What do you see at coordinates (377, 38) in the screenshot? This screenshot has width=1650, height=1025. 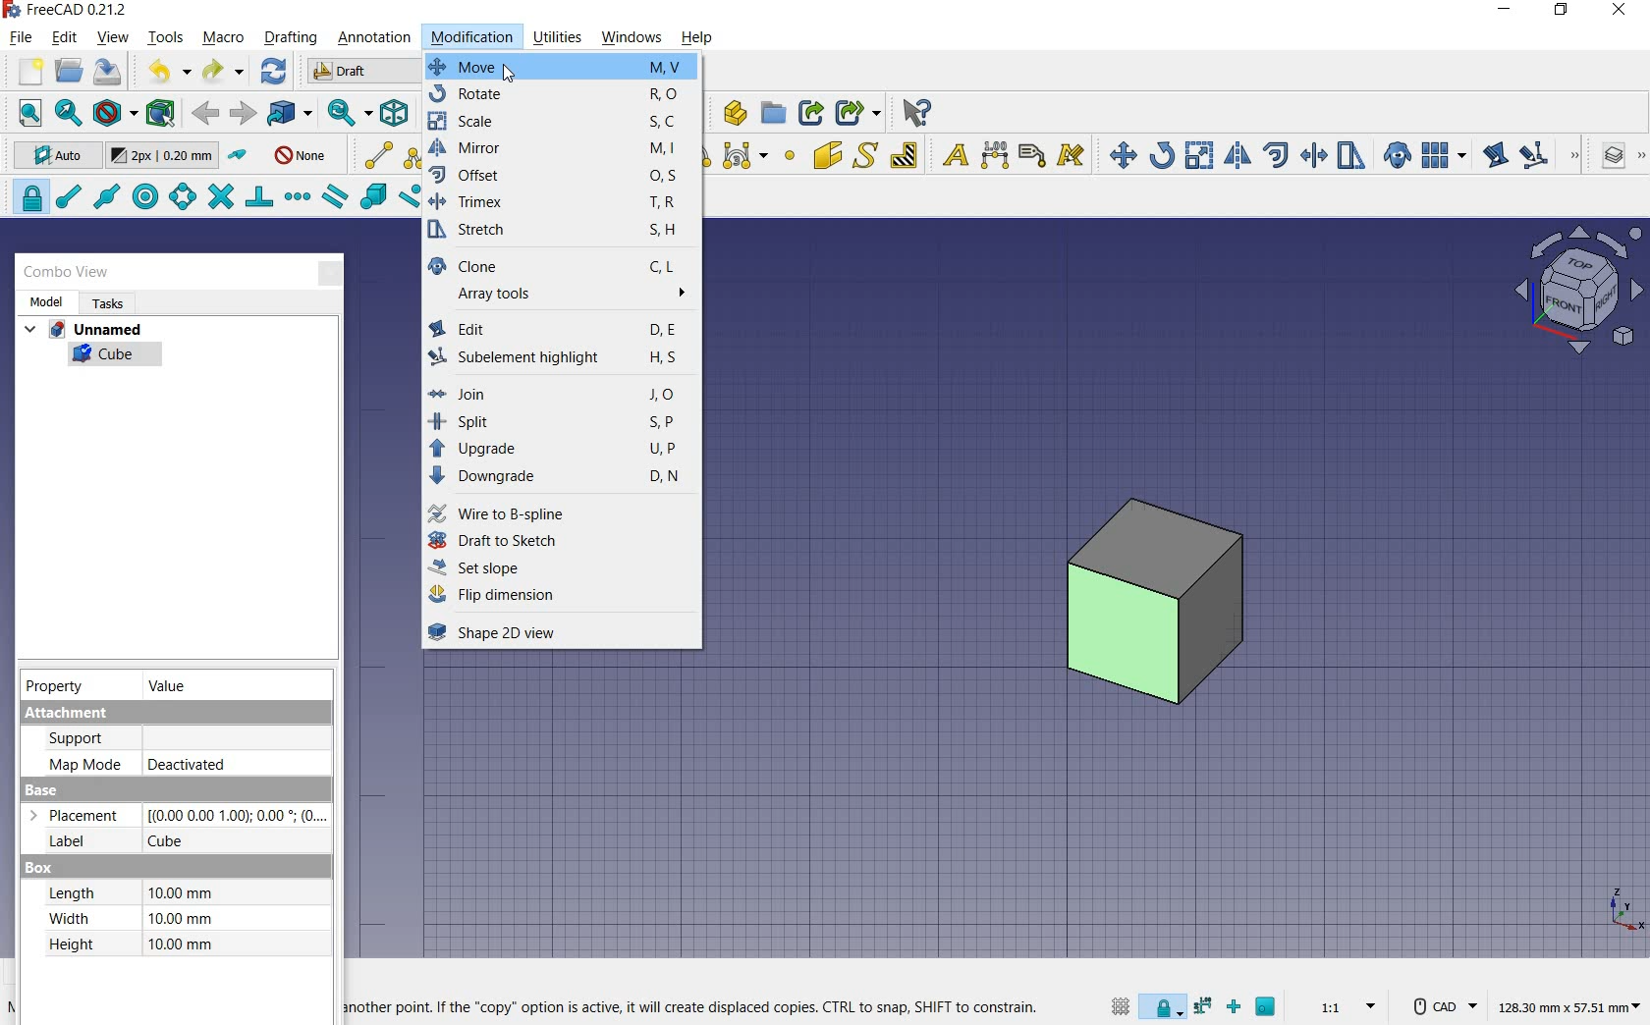 I see `annotation` at bounding box center [377, 38].